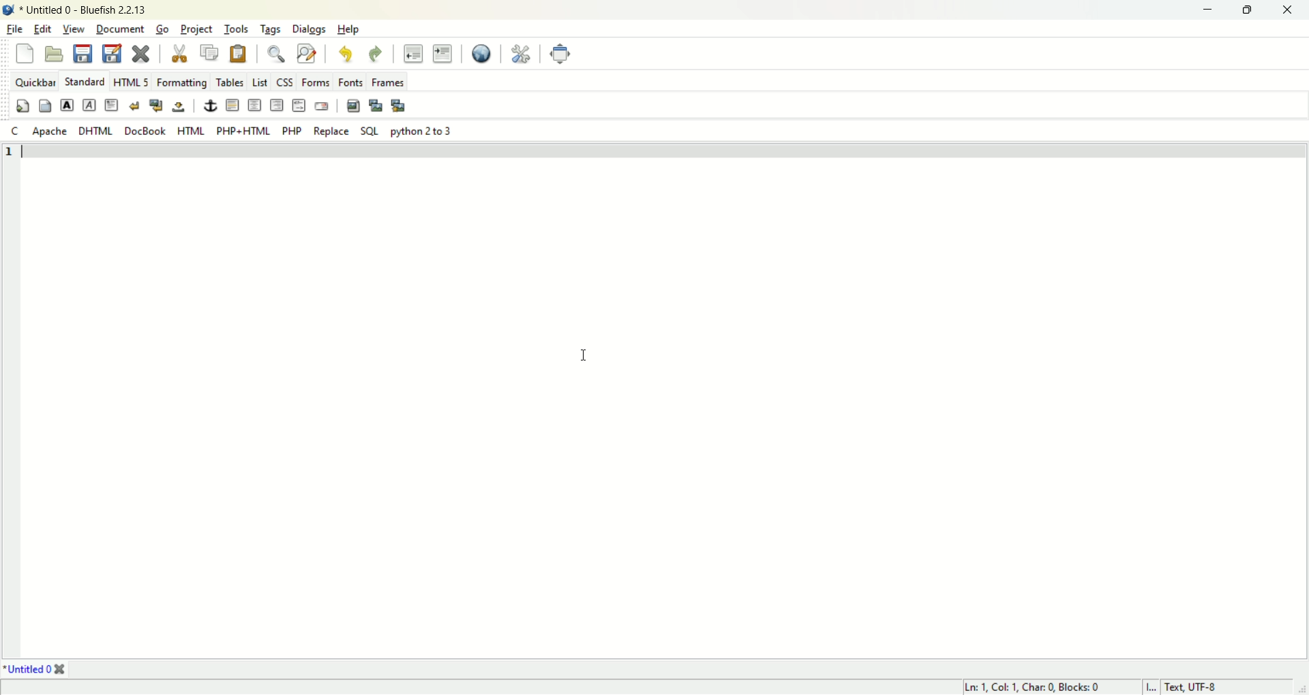  I want to click on list, so click(260, 82).